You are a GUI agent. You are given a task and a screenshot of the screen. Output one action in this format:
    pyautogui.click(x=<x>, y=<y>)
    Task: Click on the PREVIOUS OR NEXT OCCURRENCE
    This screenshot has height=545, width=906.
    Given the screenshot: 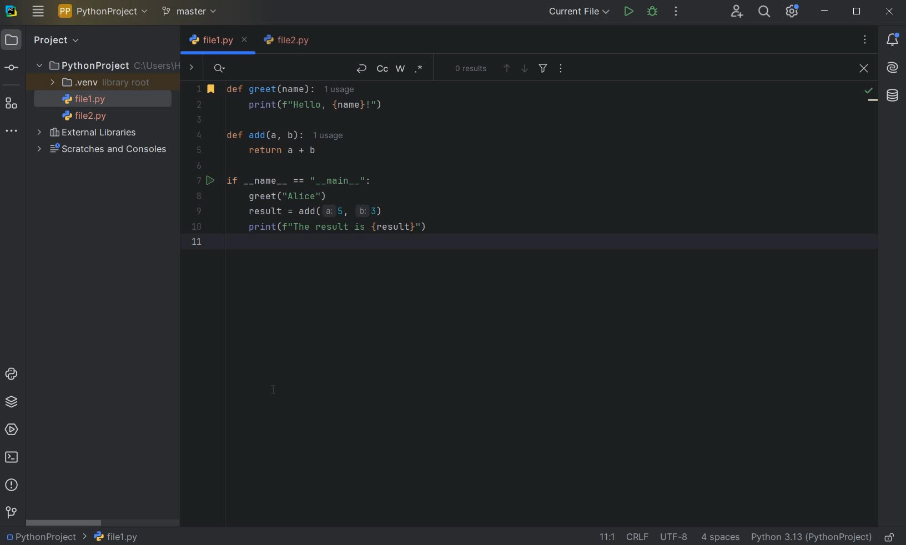 What is the action you would take?
    pyautogui.click(x=514, y=68)
    